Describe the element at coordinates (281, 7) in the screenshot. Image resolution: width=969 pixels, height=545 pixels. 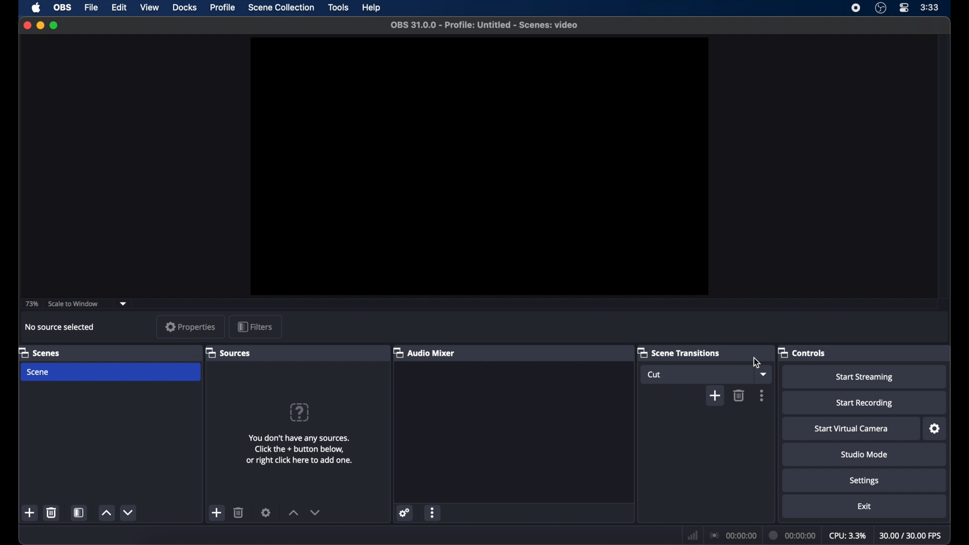
I see `scene collection` at that location.